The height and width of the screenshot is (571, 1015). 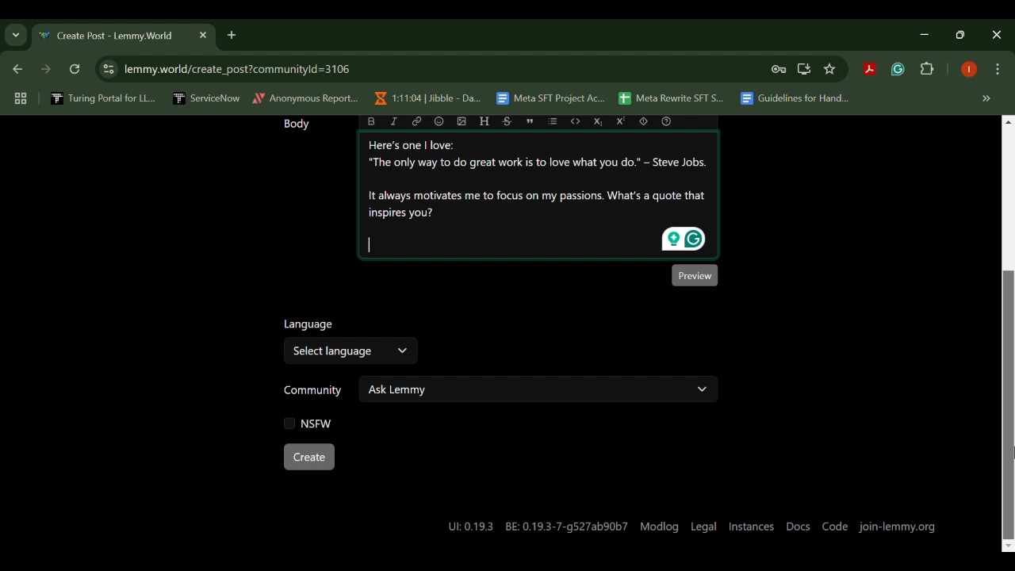 What do you see at coordinates (308, 458) in the screenshot?
I see `Create` at bounding box center [308, 458].